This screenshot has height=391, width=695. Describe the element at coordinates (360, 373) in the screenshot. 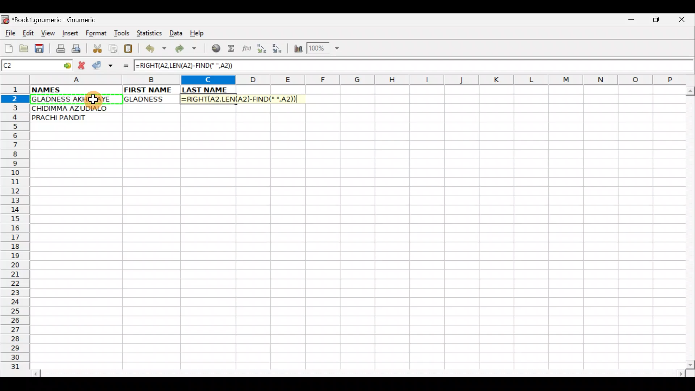

I see `Scroll bar` at that location.